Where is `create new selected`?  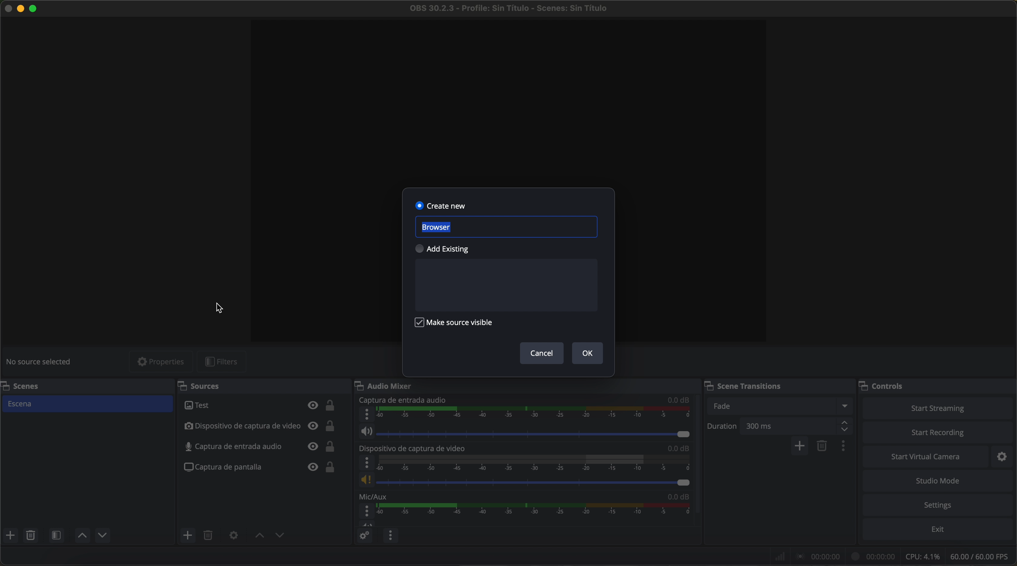
create new selected is located at coordinates (442, 205).